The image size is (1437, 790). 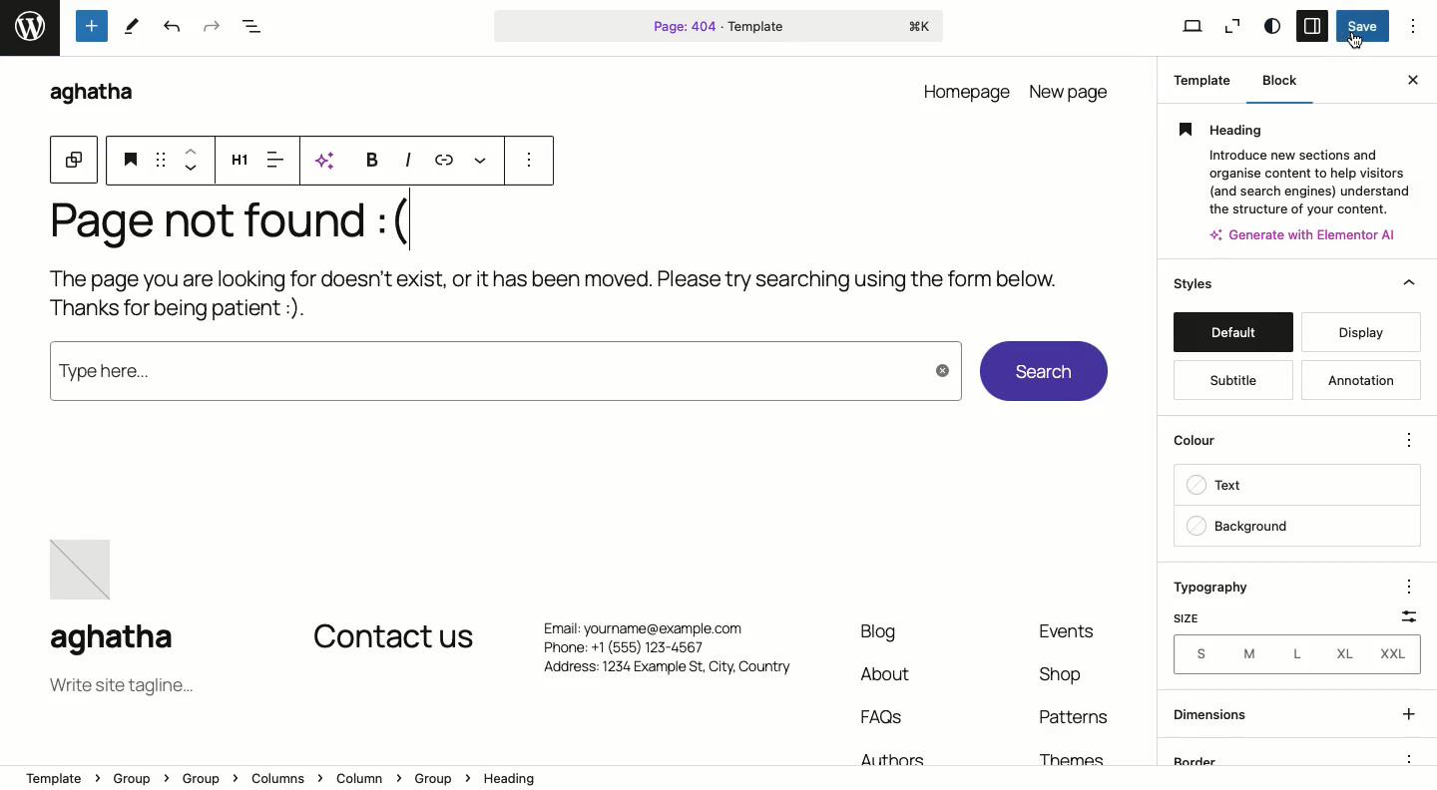 I want to click on shop, so click(x=1058, y=674).